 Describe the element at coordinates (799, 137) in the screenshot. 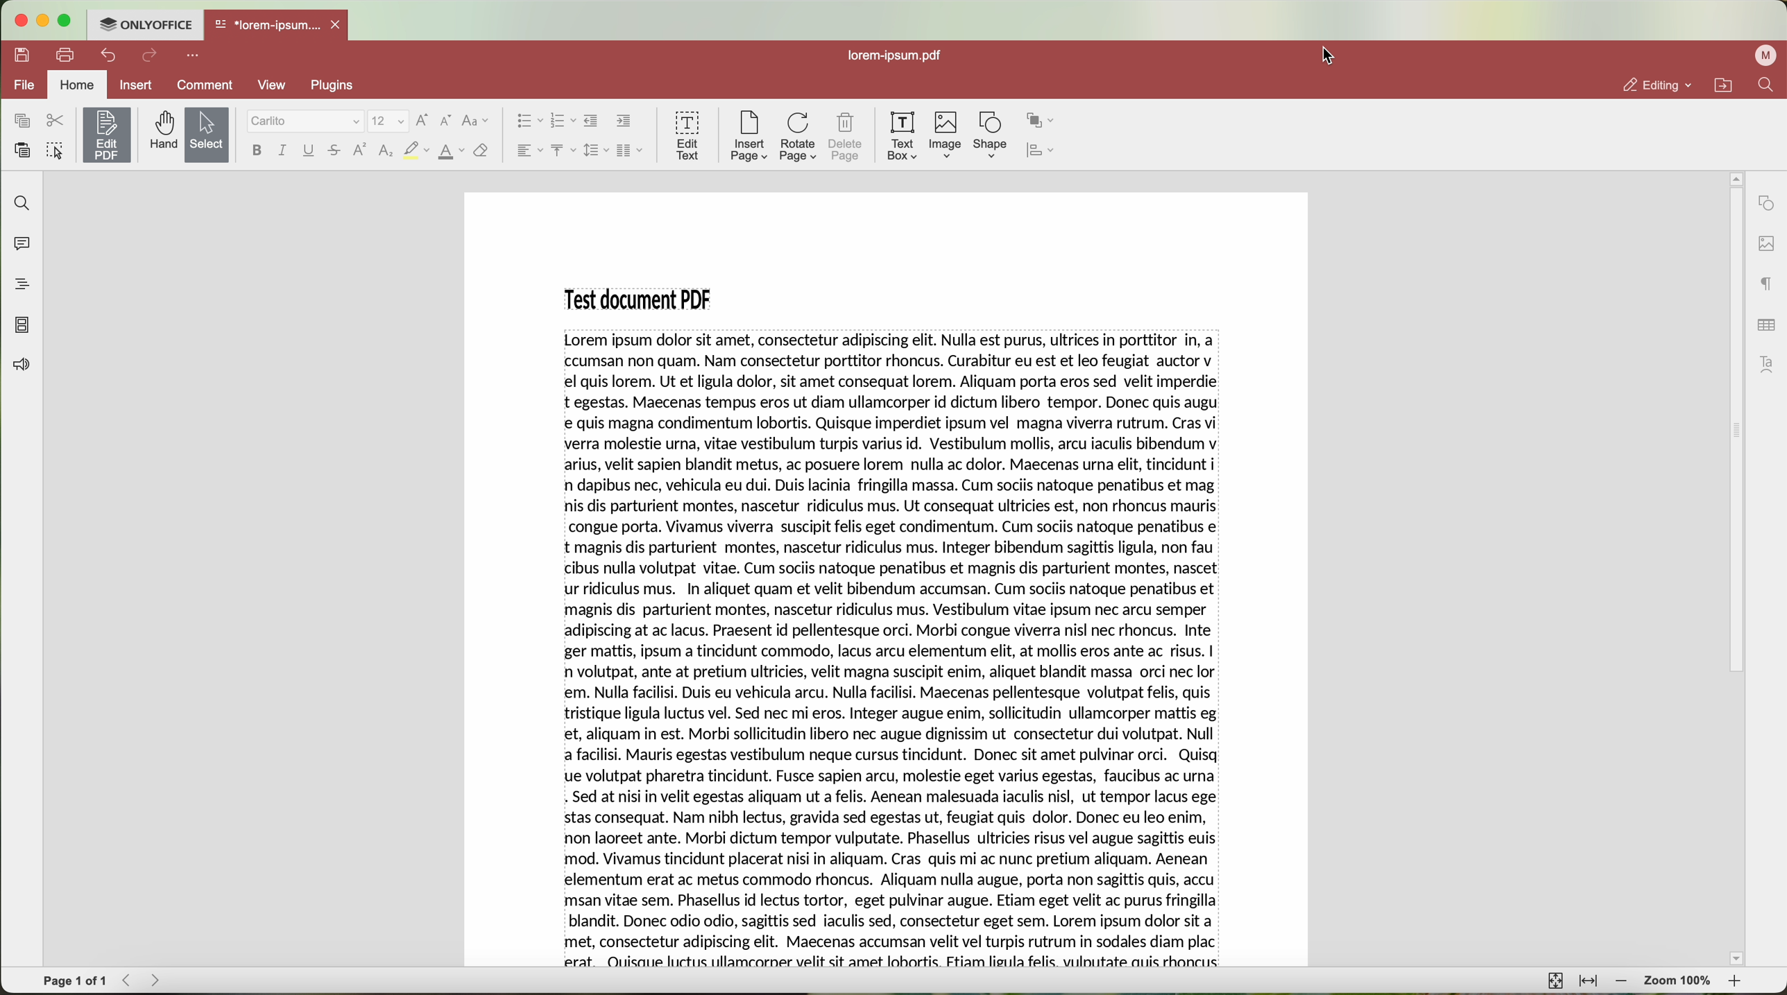

I see `rotate page` at that location.